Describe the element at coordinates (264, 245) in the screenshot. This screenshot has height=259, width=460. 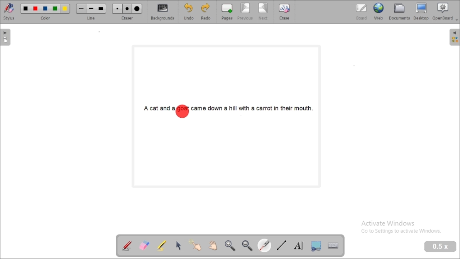
I see `visual laser pointer` at that location.